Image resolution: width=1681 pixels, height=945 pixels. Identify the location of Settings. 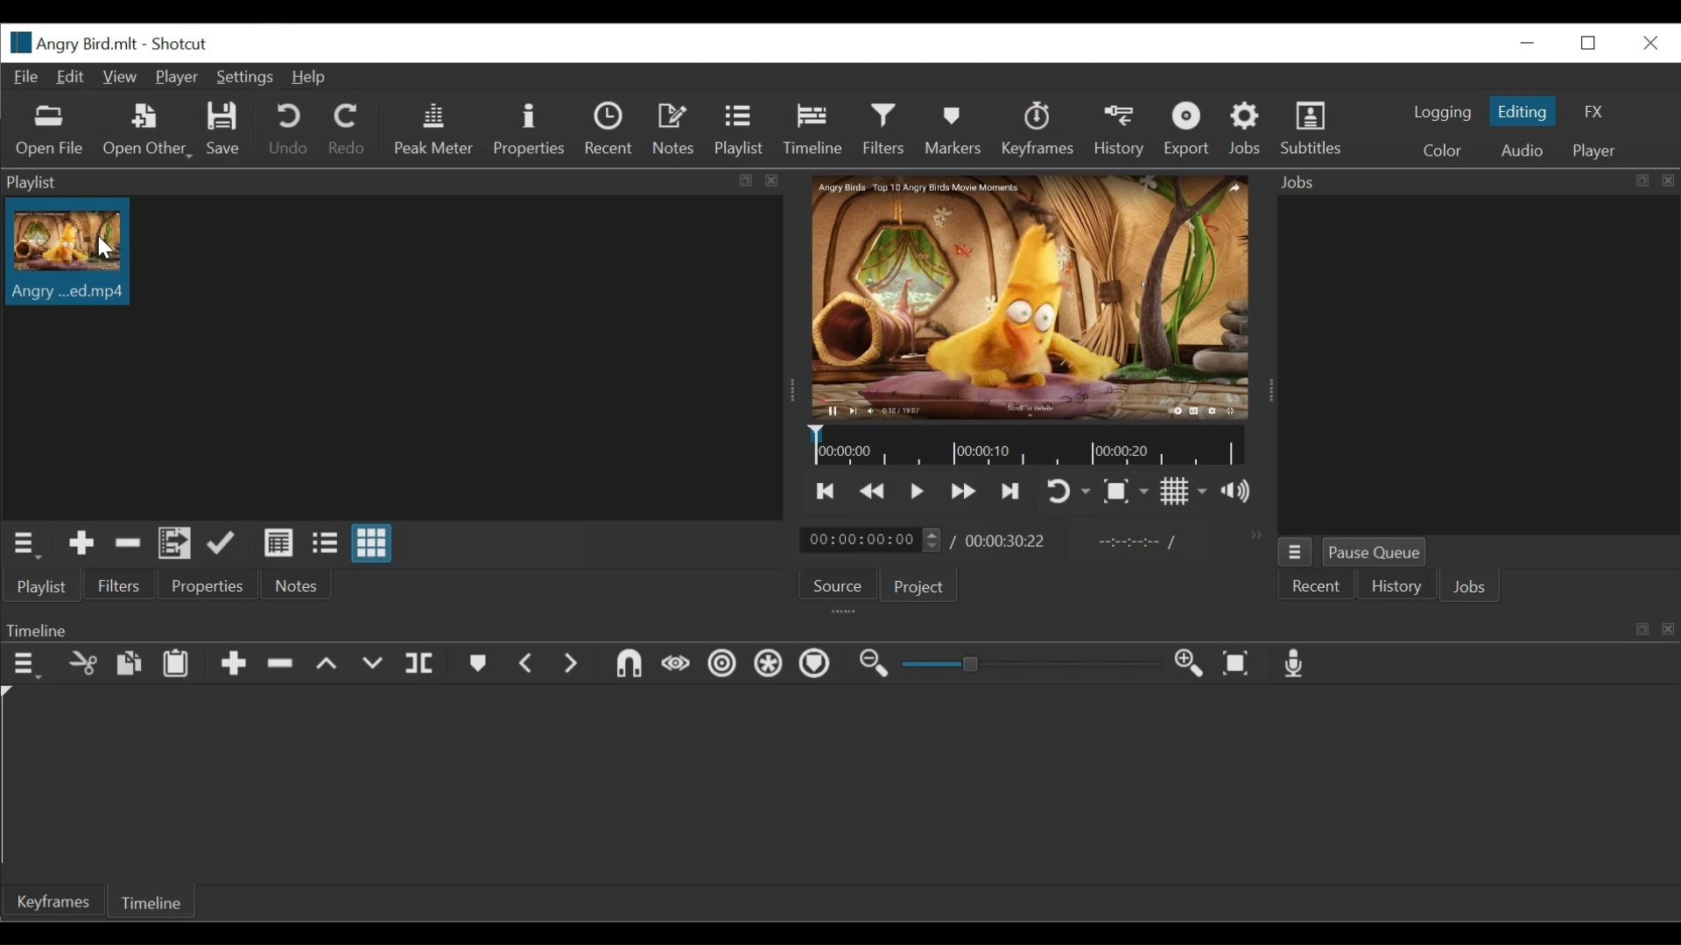
(243, 78).